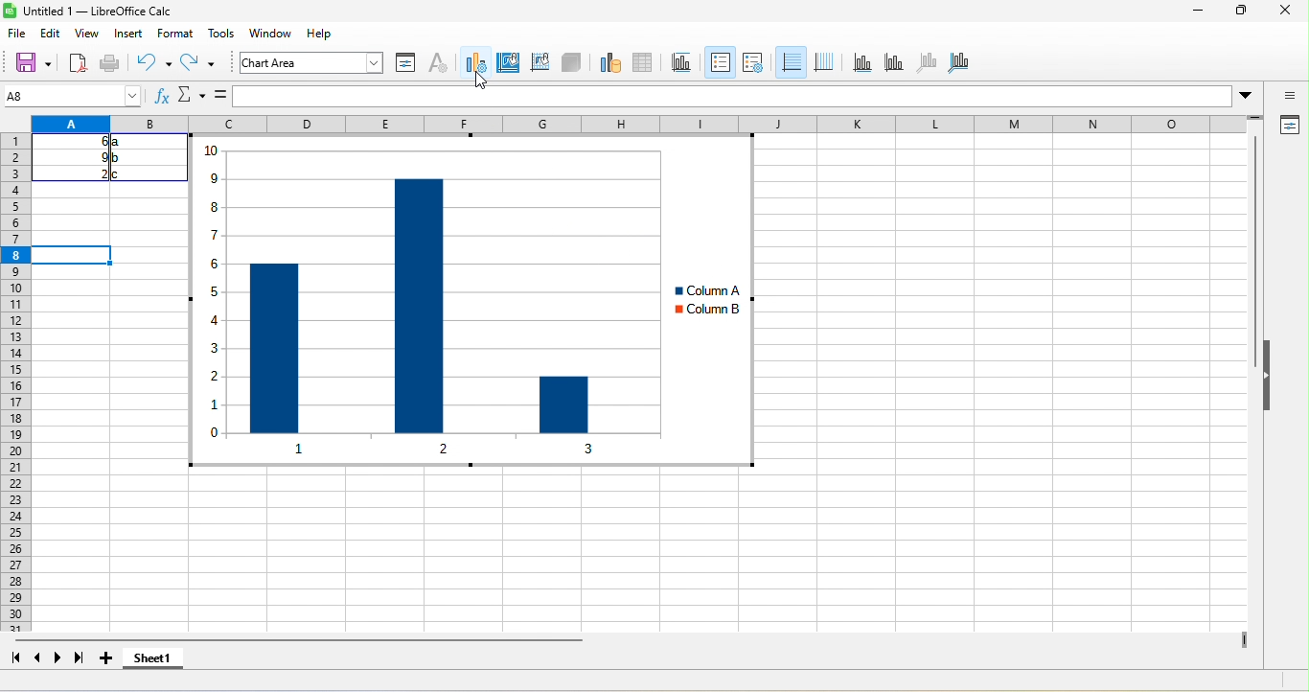 The image size is (1309, 692). What do you see at coordinates (118, 159) in the screenshot?
I see `b` at bounding box center [118, 159].